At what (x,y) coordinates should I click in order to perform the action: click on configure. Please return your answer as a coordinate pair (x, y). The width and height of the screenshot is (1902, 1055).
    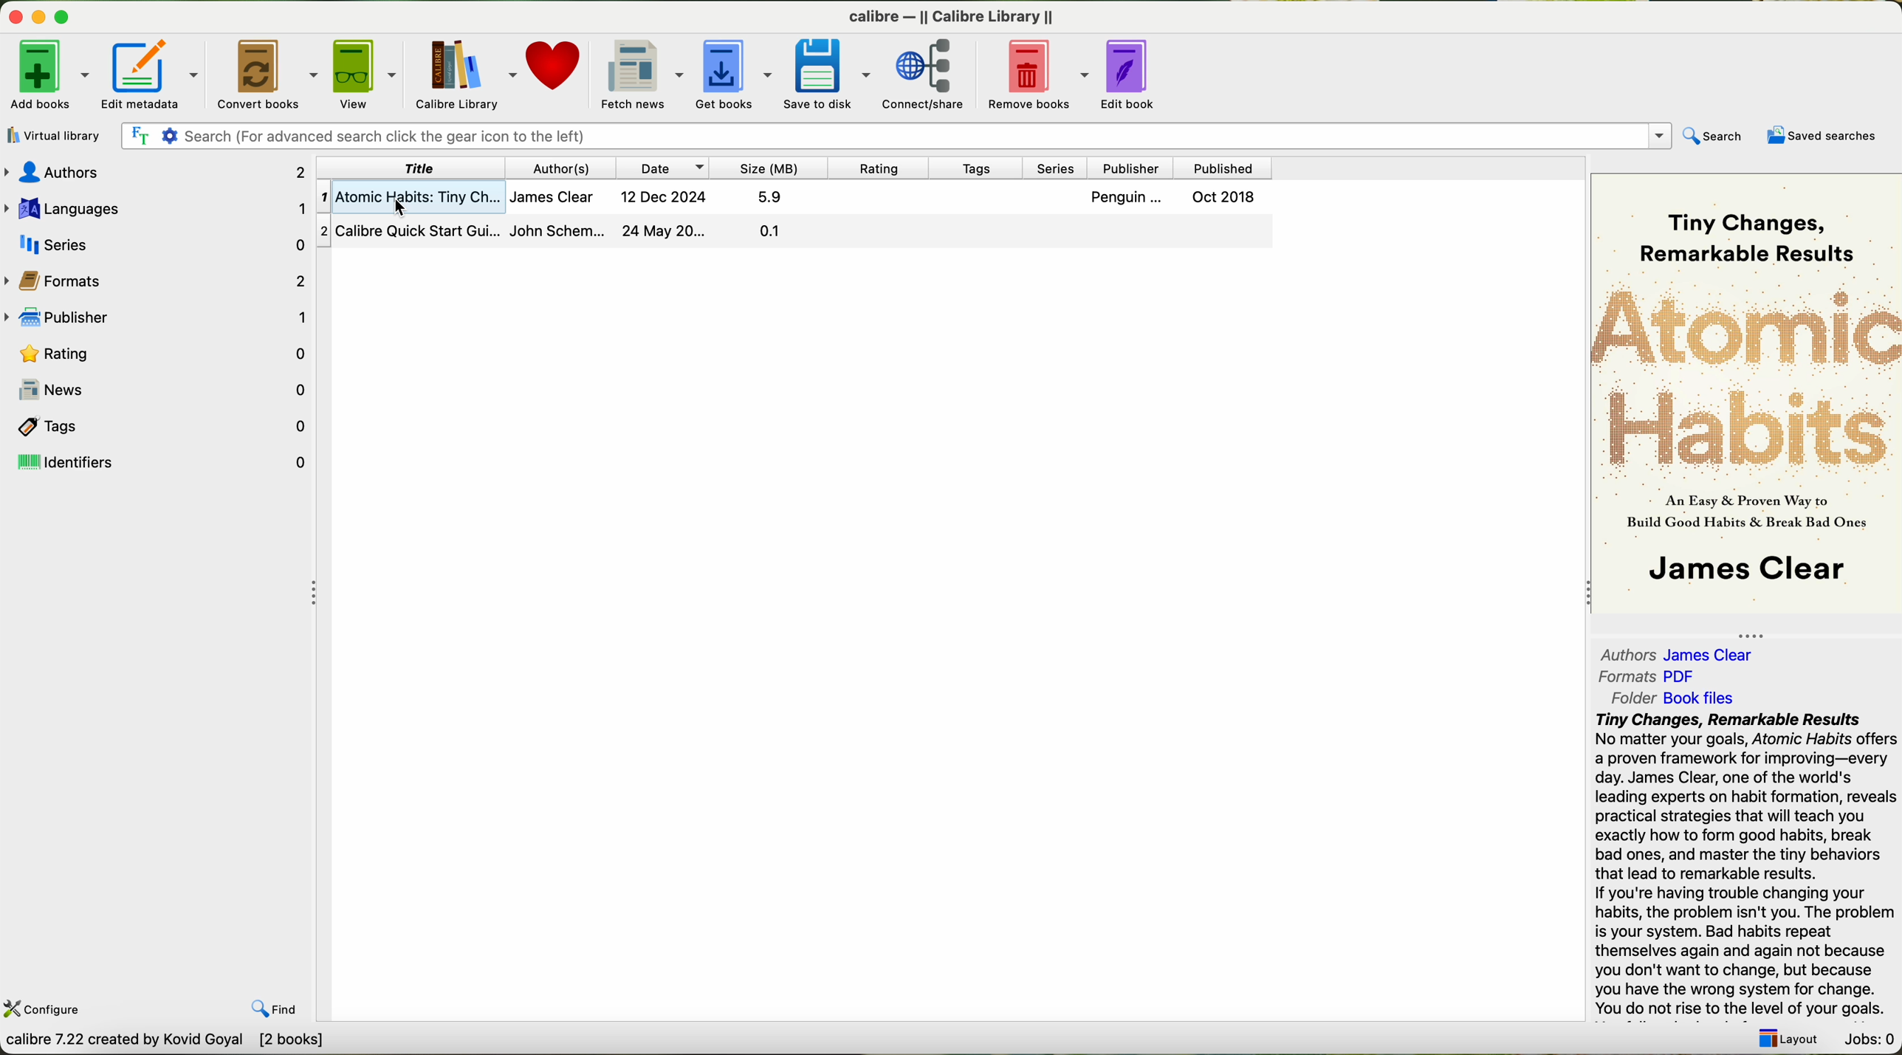
    Looking at the image, I should click on (44, 1009).